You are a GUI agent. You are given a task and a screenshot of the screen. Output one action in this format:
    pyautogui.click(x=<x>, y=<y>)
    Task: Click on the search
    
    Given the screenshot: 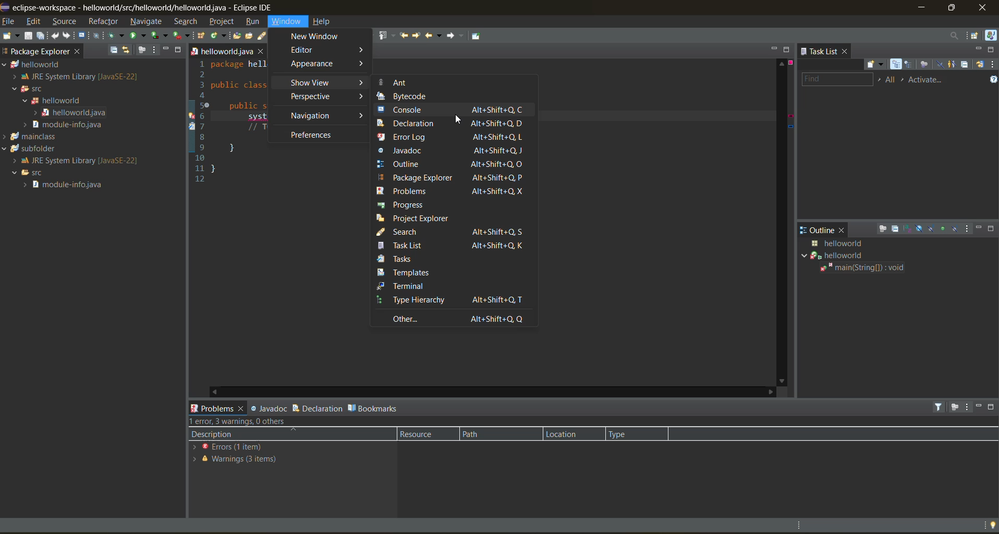 What is the action you would take?
    pyautogui.click(x=267, y=37)
    